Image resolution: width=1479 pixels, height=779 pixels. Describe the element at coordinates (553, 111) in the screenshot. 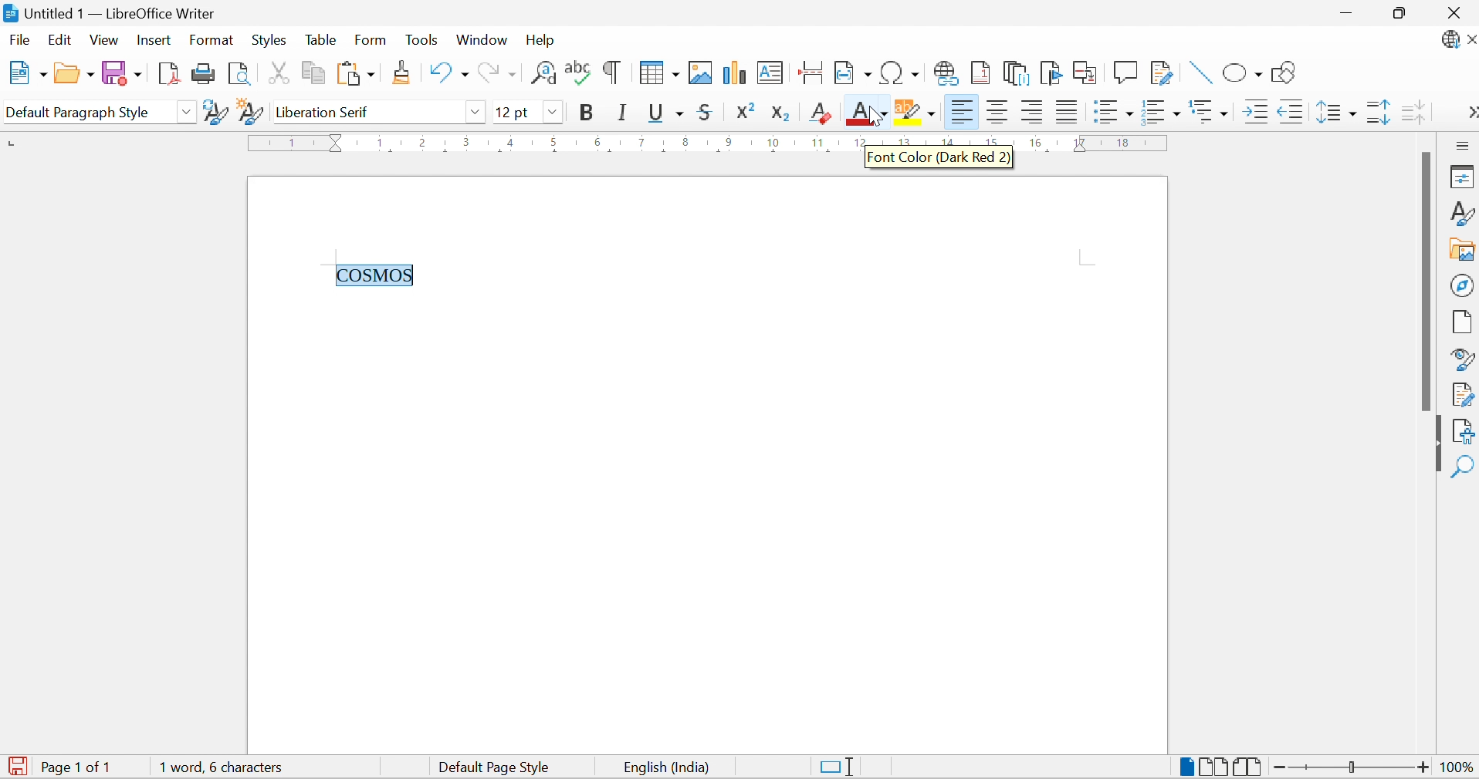

I see `Drop Down` at that location.